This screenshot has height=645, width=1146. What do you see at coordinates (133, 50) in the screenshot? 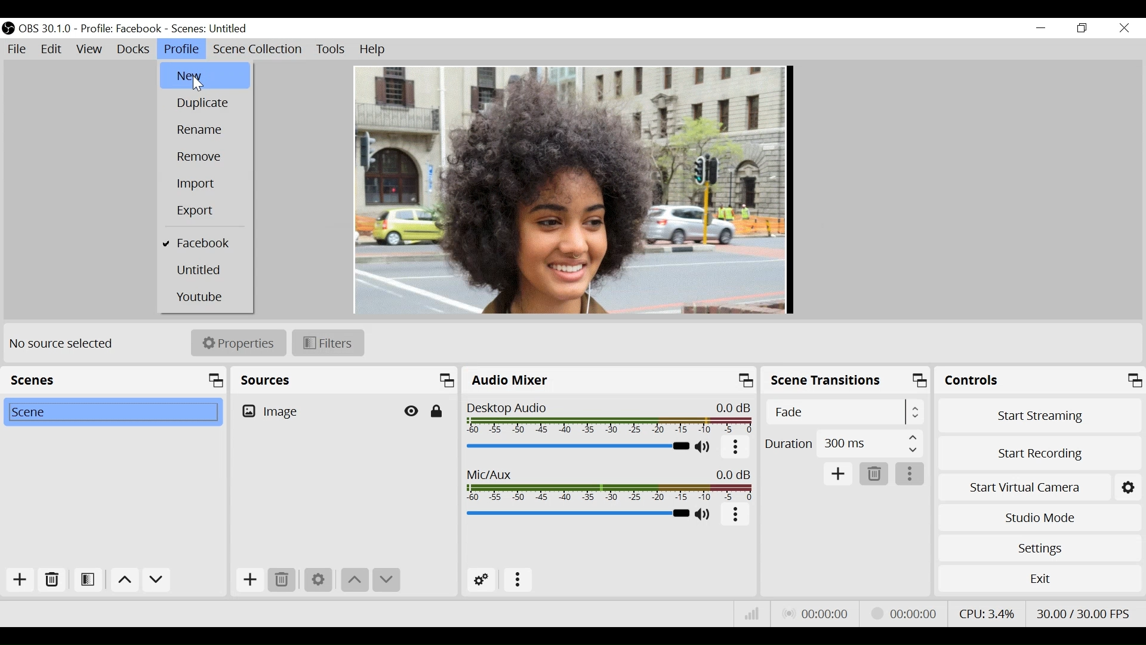
I see `Docks` at bounding box center [133, 50].